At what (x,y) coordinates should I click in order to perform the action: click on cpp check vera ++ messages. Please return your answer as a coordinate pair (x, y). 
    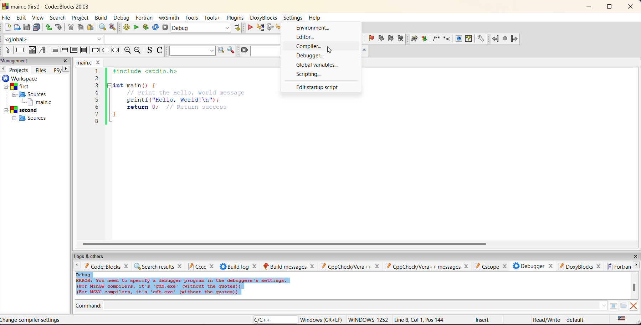
    Looking at the image, I should click on (426, 266).